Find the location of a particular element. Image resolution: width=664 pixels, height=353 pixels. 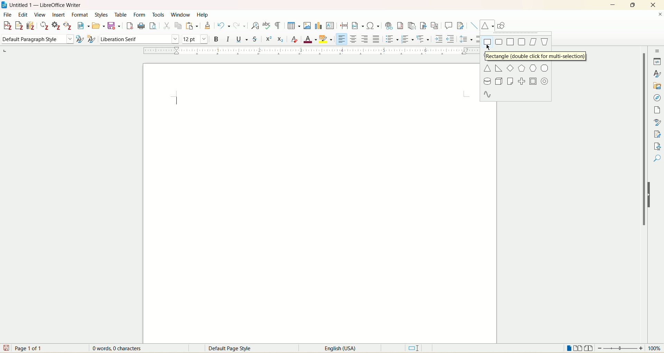

toggle unordered list is located at coordinates (391, 39).